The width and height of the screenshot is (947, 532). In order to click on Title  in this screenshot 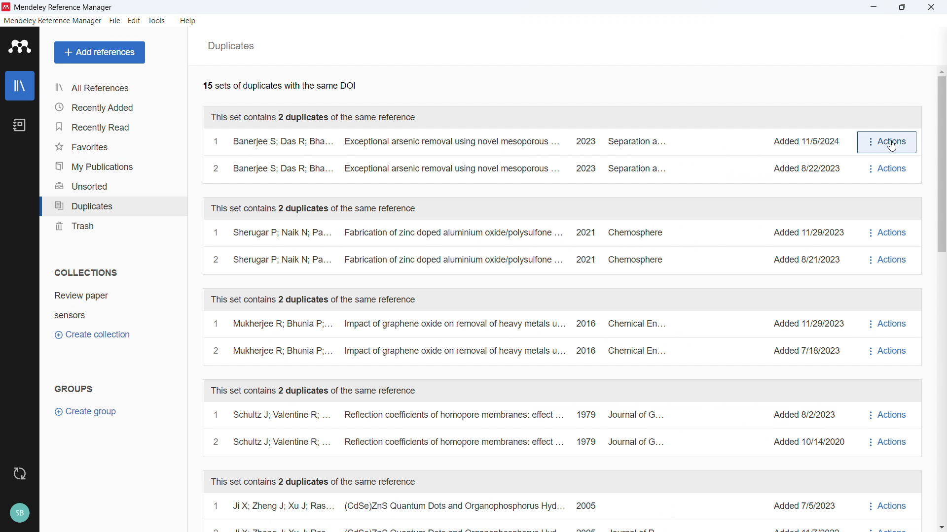, I will do `click(65, 8)`.